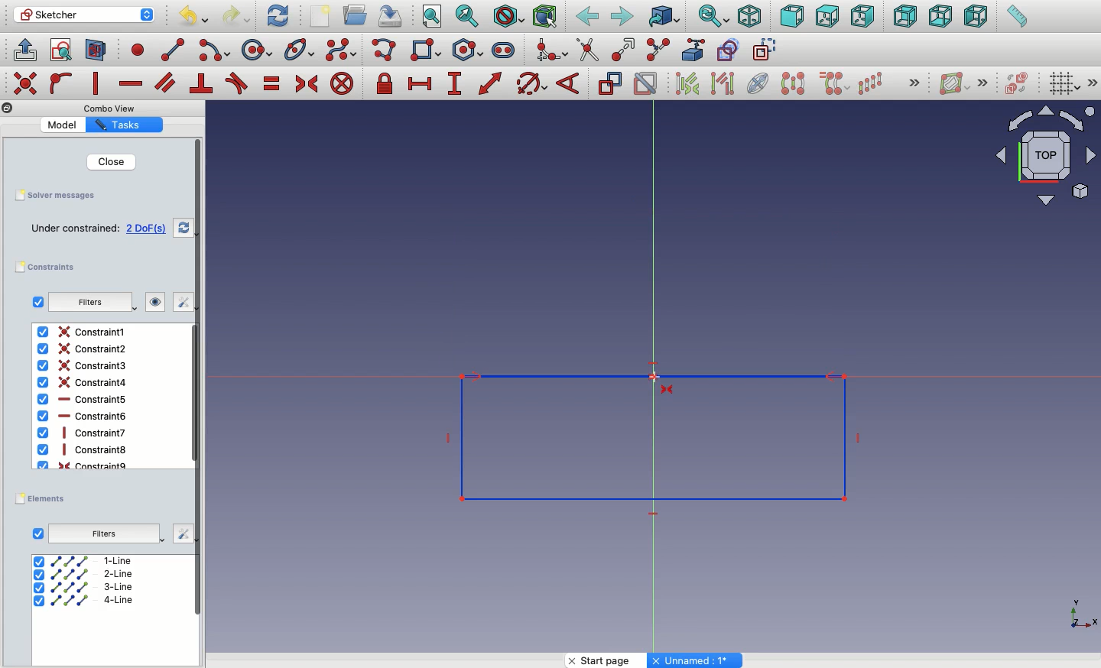  What do you see at coordinates (61, 83) in the screenshot?
I see `constrain point onto object` at bounding box center [61, 83].